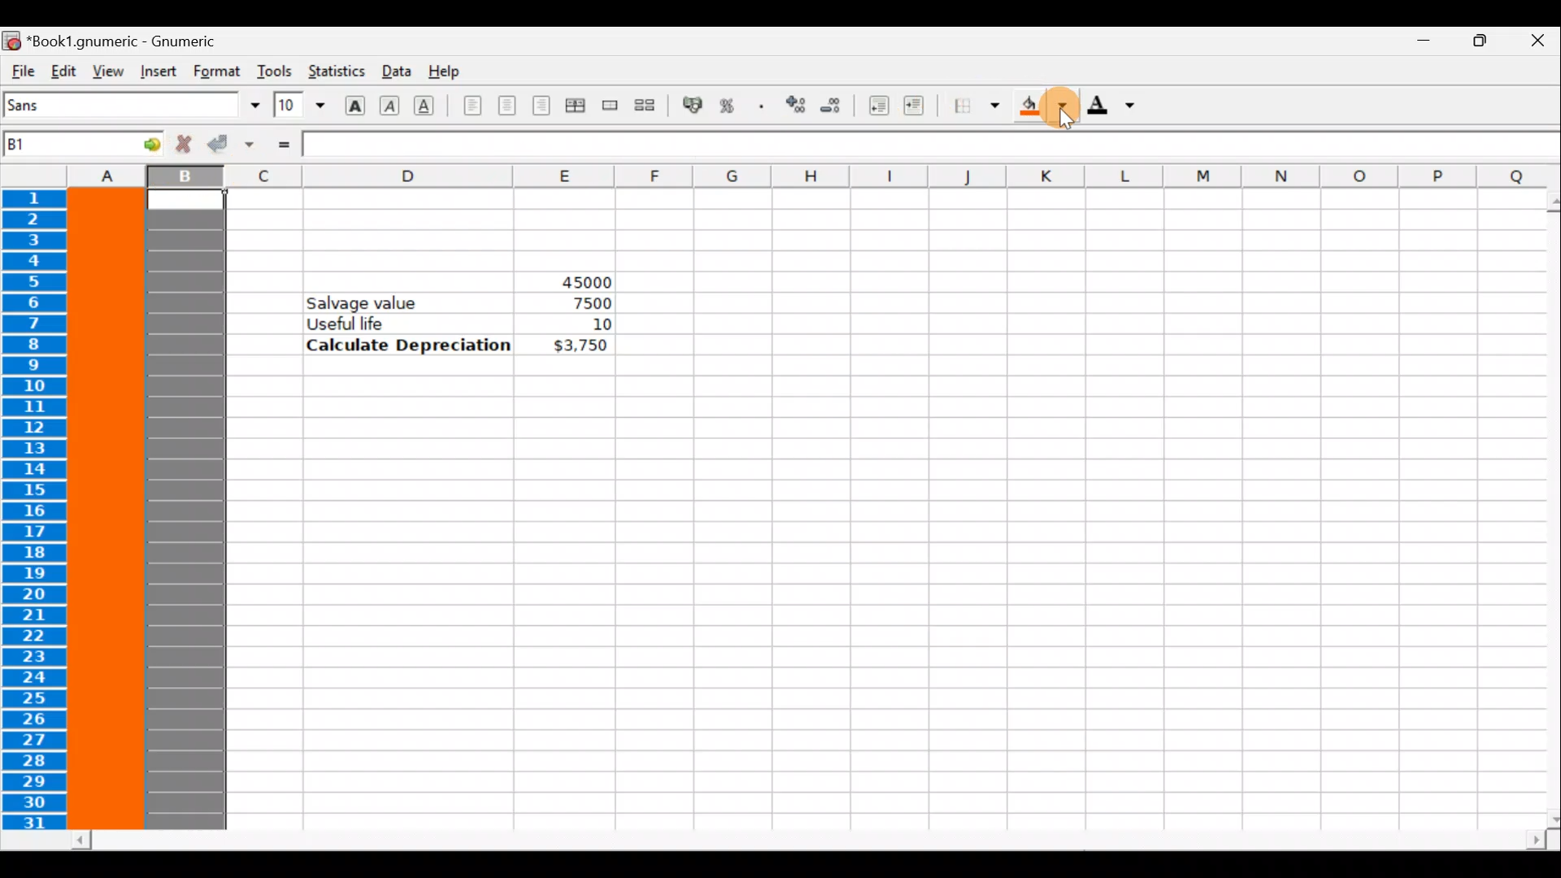 This screenshot has height=878, width=1561. Describe the element at coordinates (58, 146) in the screenshot. I see `Cell name B1` at that location.